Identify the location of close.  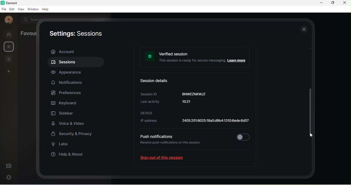
(344, 3).